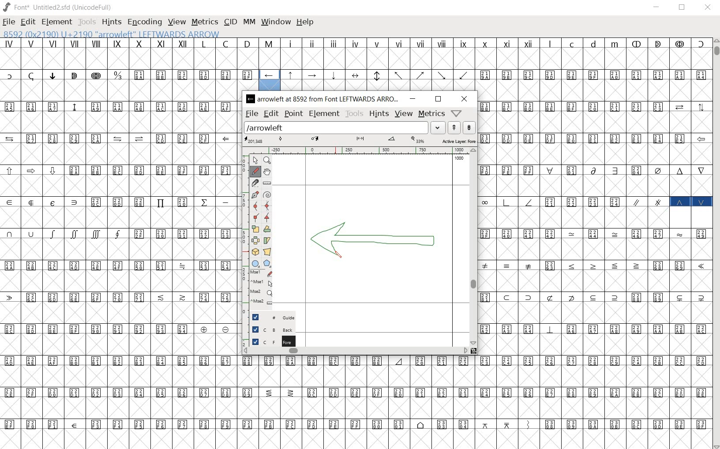 The height and width of the screenshot is (449, 720). I want to click on element, so click(324, 113).